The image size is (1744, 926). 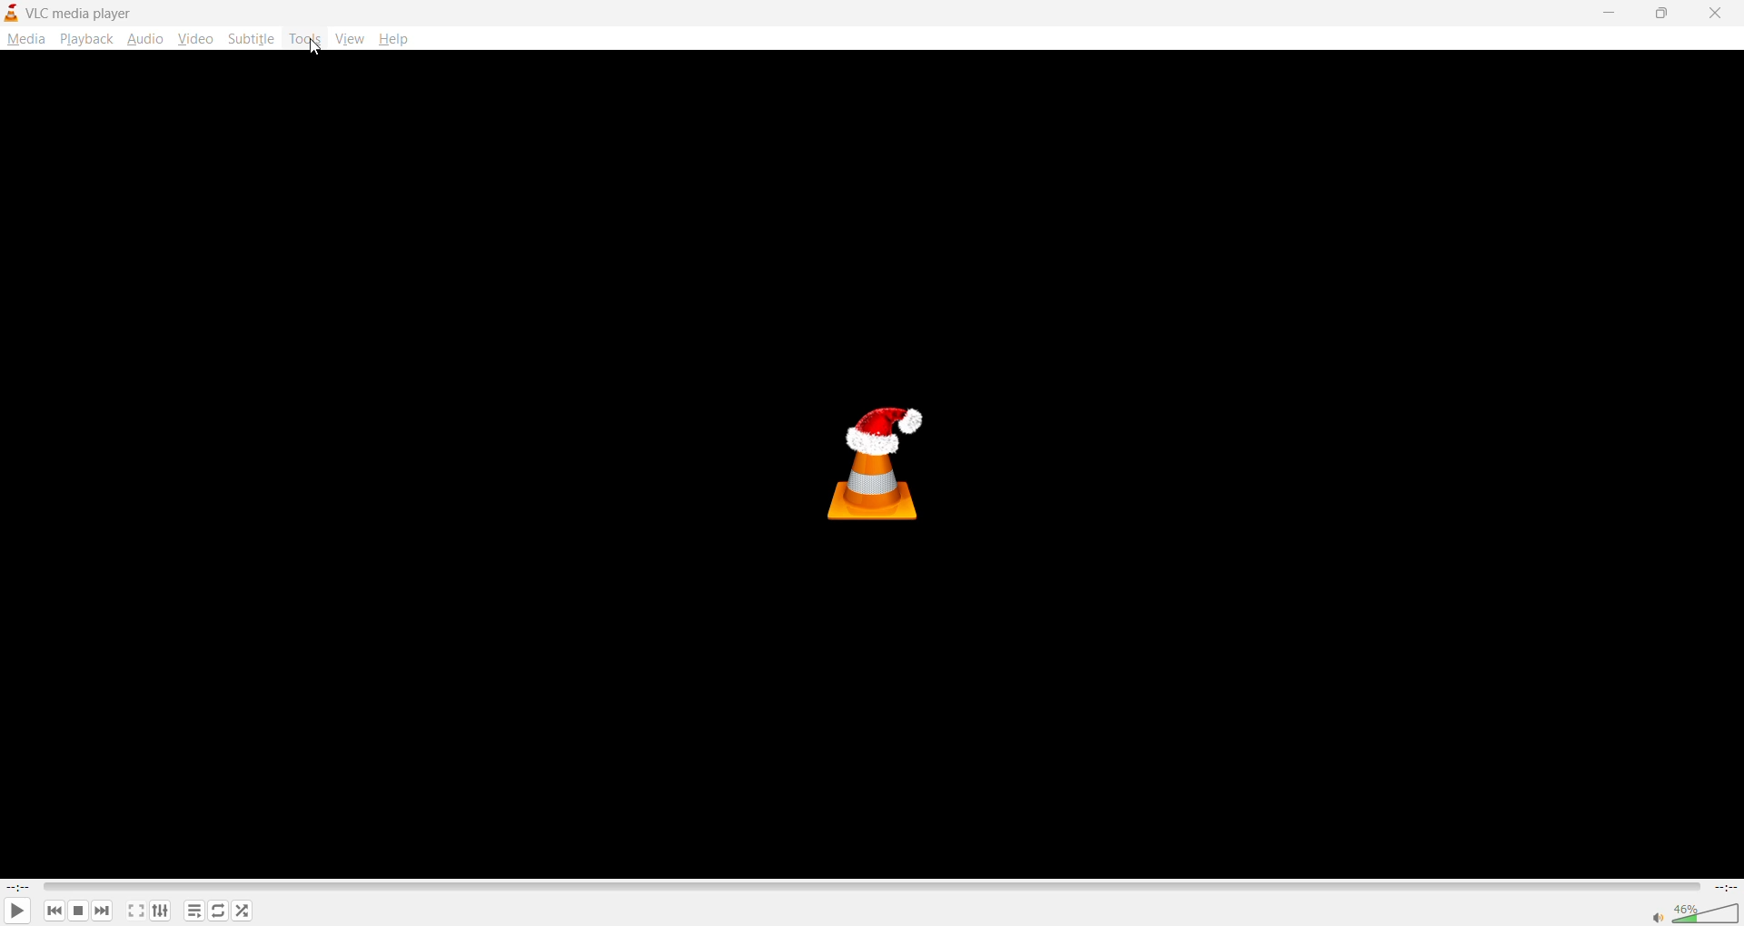 I want to click on stop, so click(x=75, y=911).